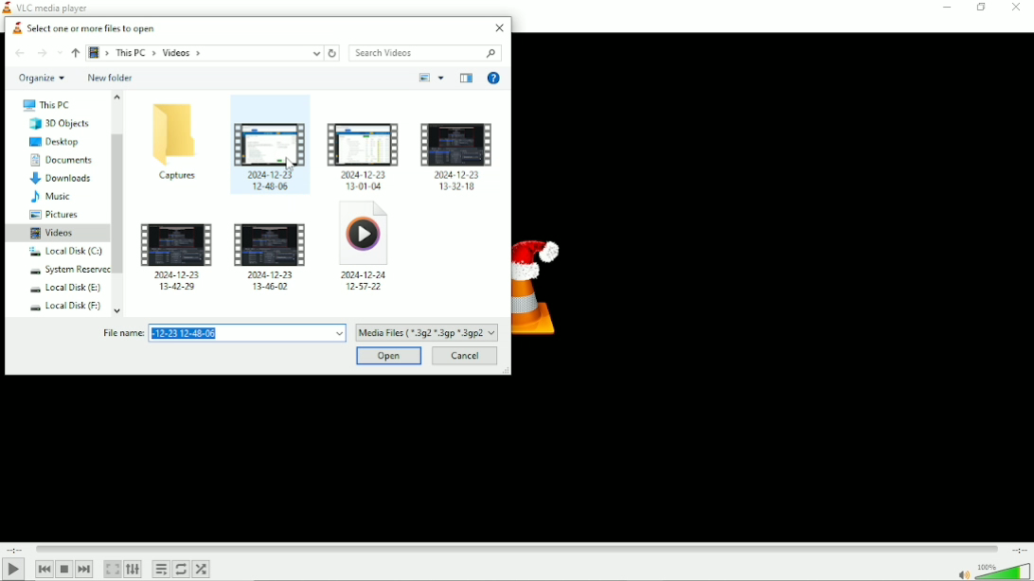 The image size is (1034, 581). What do you see at coordinates (41, 79) in the screenshot?
I see `Organize` at bounding box center [41, 79].